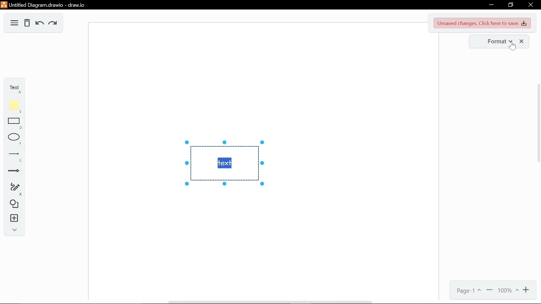 This screenshot has height=304, width=541. What do you see at coordinates (13, 230) in the screenshot?
I see `collapse` at bounding box center [13, 230].